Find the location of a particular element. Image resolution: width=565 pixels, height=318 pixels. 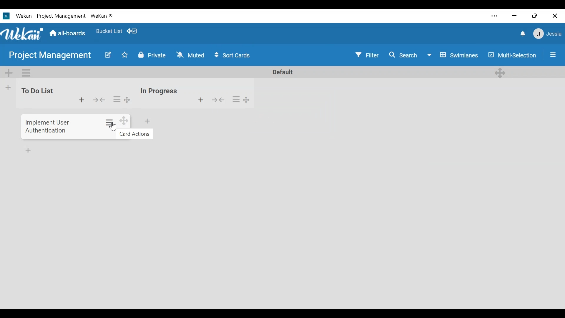

Filter is located at coordinates (367, 55).